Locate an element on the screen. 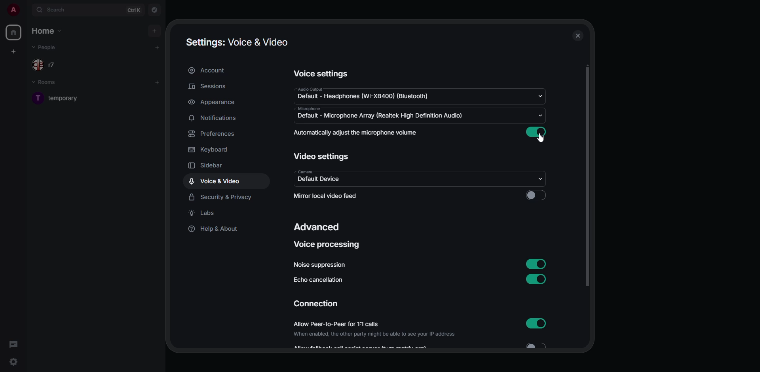  home is located at coordinates (48, 31).